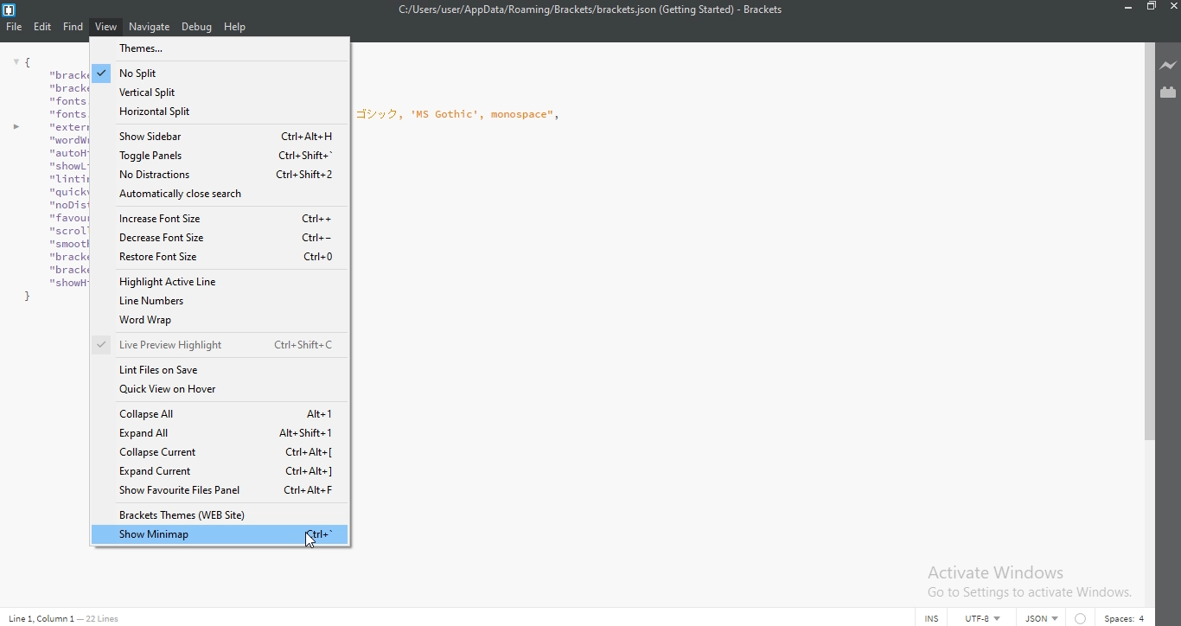 Image resolution: width=1181 pixels, height=626 pixels. I want to click on Brackets themes, so click(220, 512).